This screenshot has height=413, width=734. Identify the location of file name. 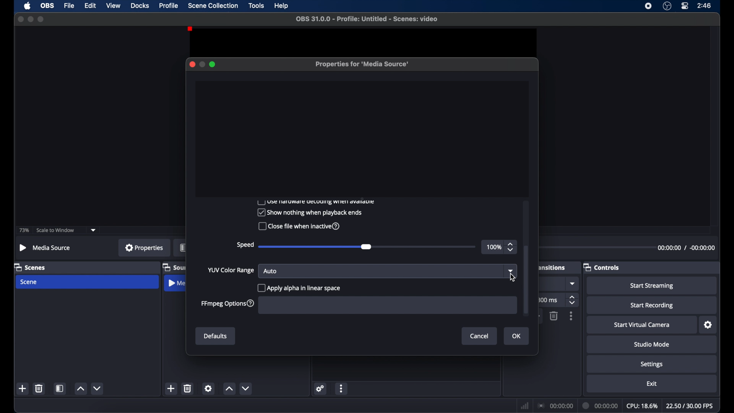
(367, 19).